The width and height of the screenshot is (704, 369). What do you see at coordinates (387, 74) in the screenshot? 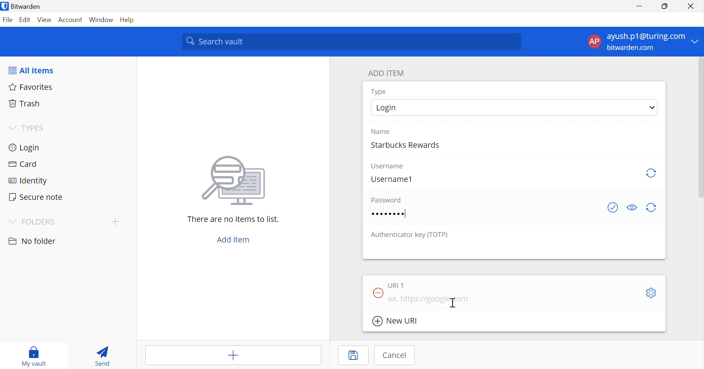
I see `ADD ITEM` at bounding box center [387, 74].